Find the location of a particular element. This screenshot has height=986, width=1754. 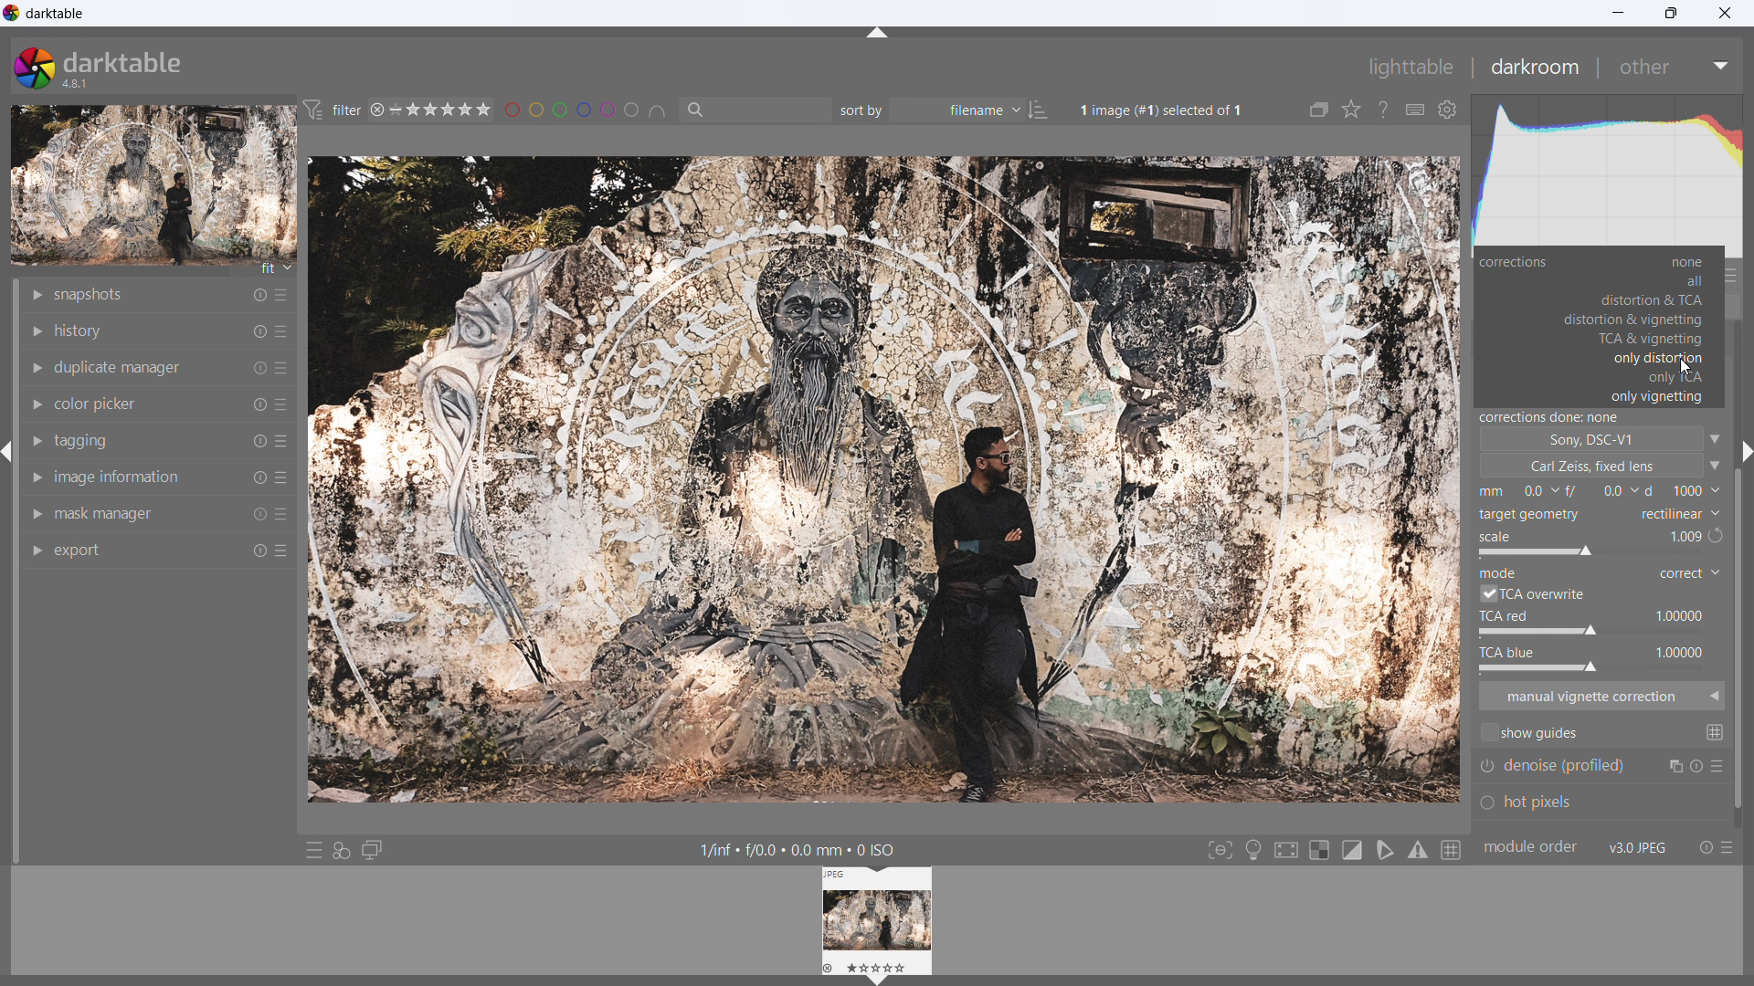

mode is located at coordinates (1688, 573).